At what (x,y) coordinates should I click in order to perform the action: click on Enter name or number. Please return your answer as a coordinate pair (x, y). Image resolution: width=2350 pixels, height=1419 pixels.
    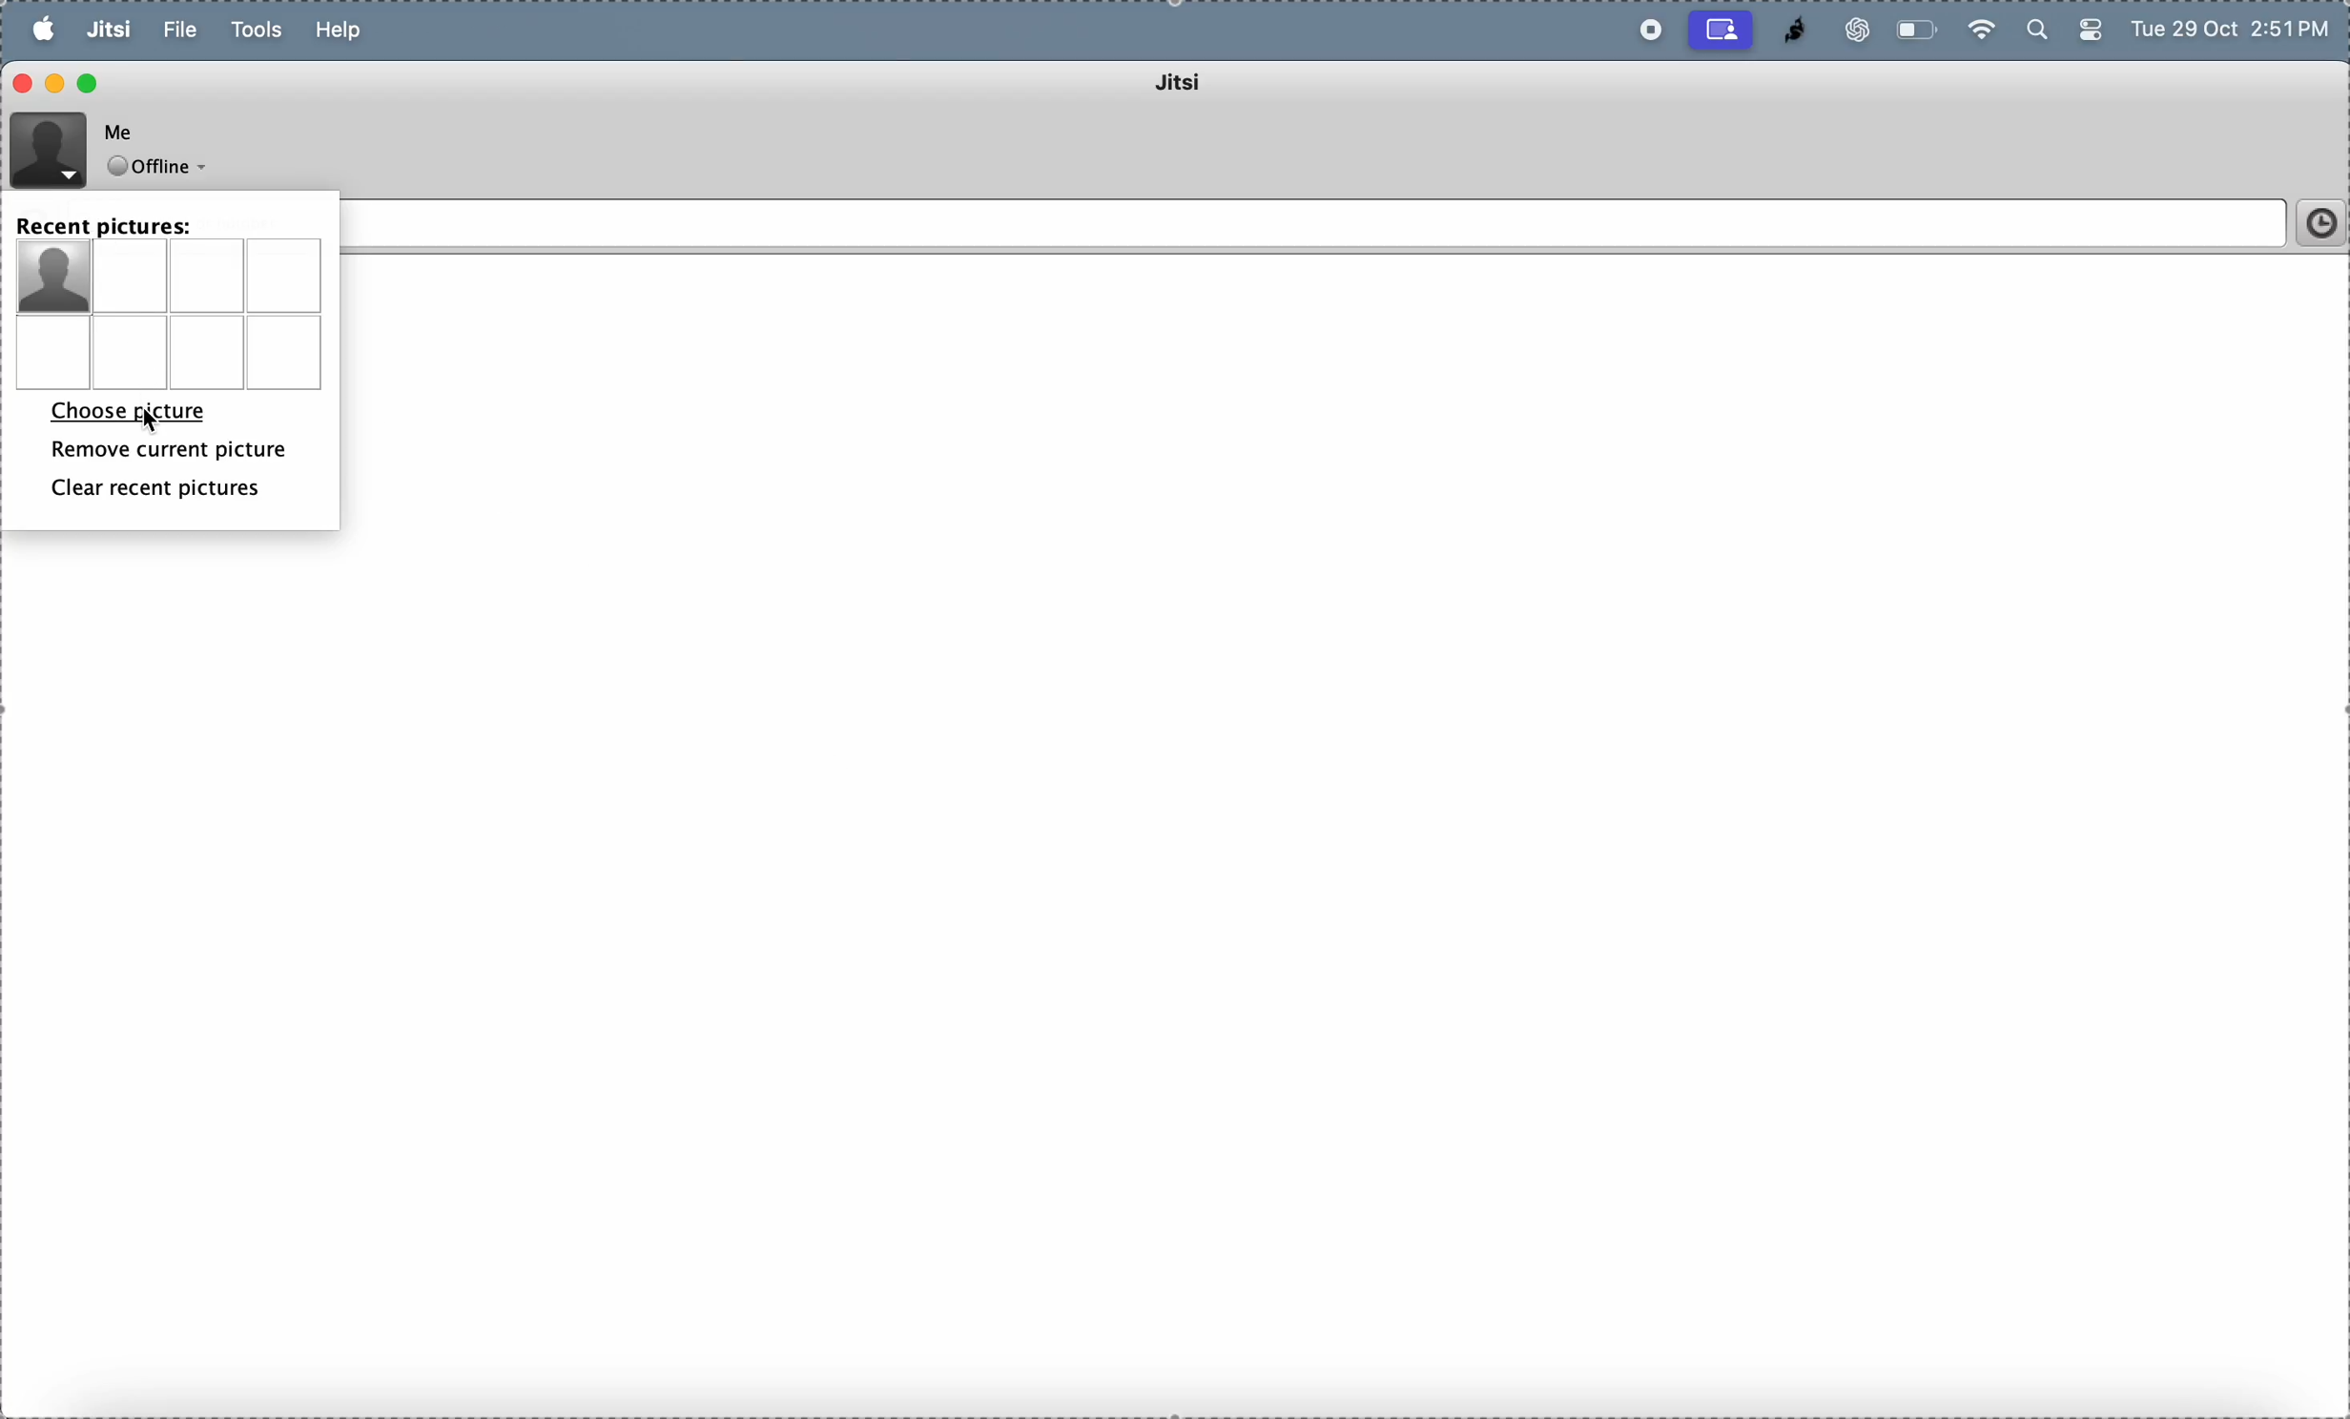
    Looking at the image, I should click on (1206, 222).